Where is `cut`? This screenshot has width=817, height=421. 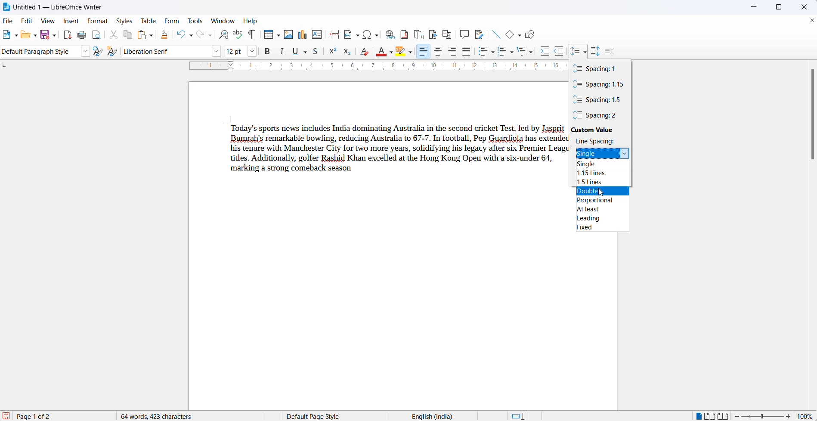
cut is located at coordinates (114, 34).